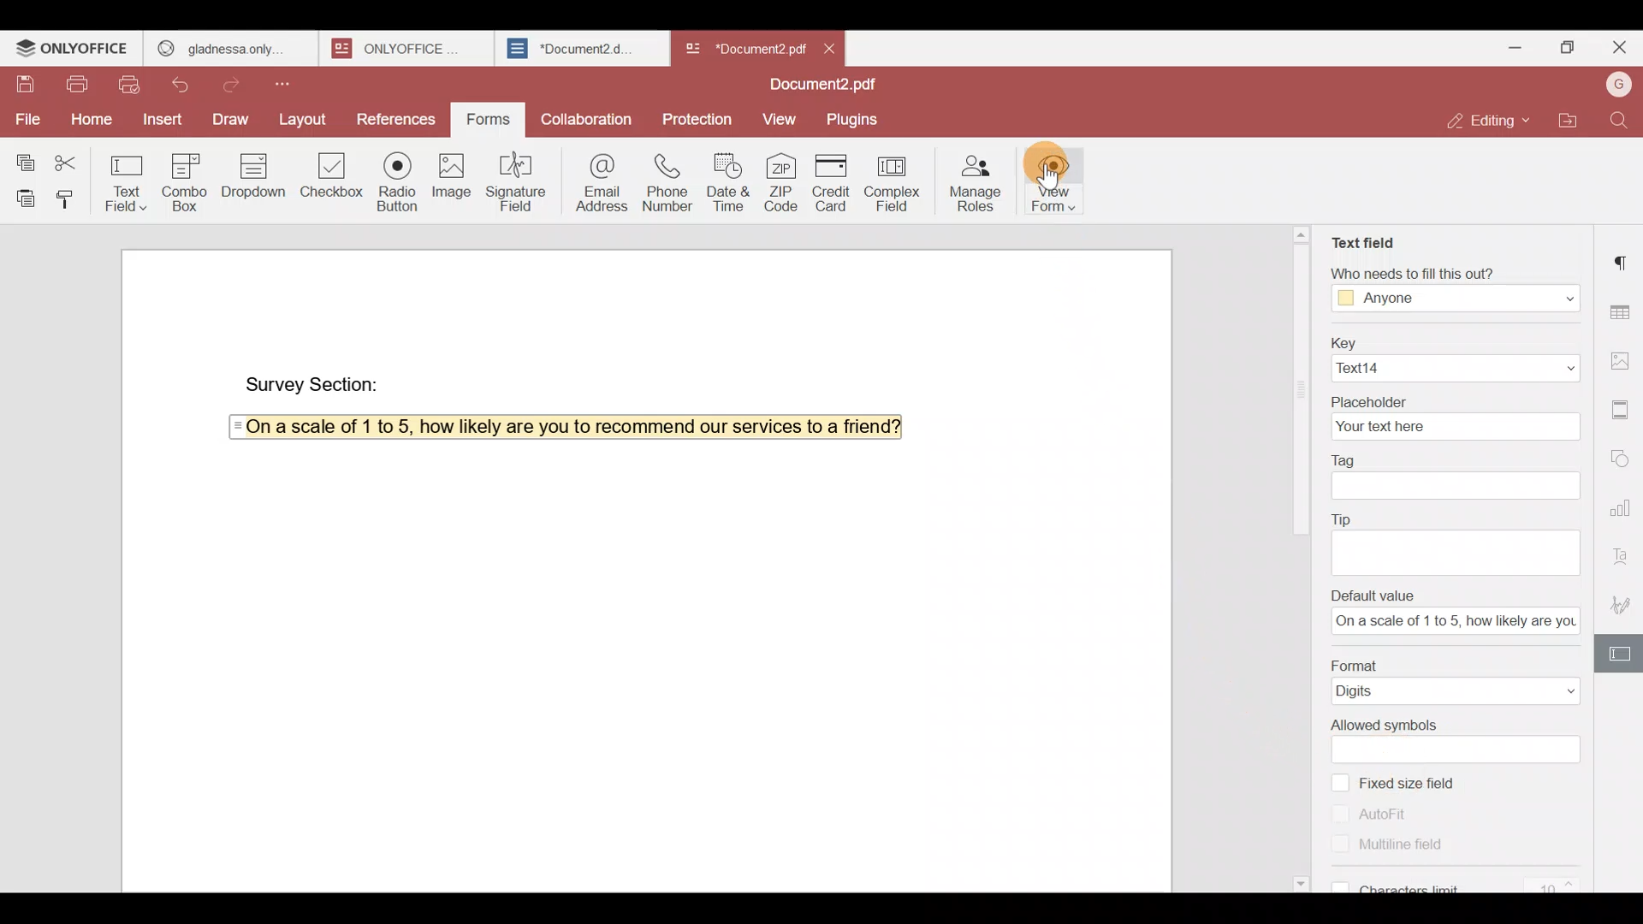  I want to click on Layout, so click(304, 115).